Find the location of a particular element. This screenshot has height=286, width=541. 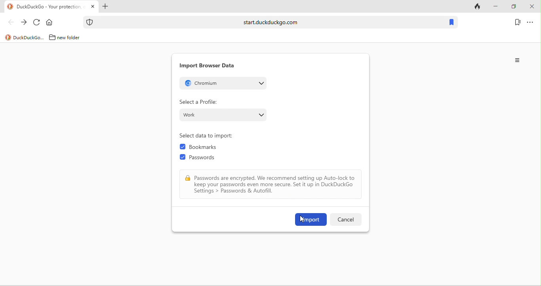

checked checkbox is located at coordinates (183, 157).